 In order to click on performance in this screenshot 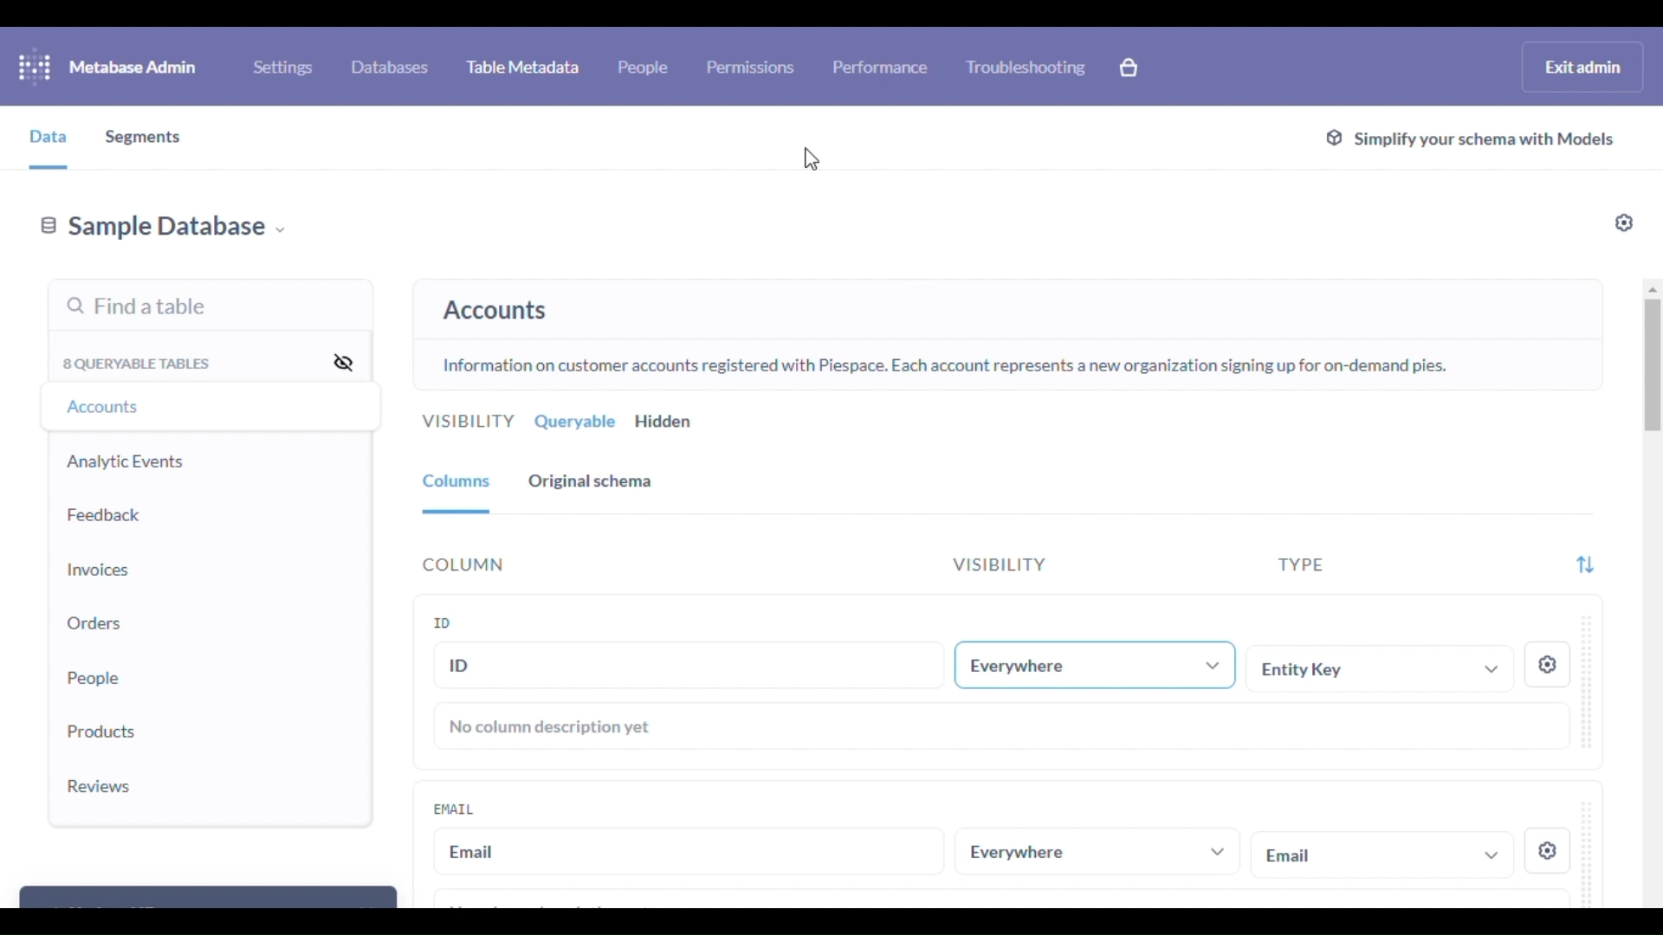, I will do `click(882, 66)`.